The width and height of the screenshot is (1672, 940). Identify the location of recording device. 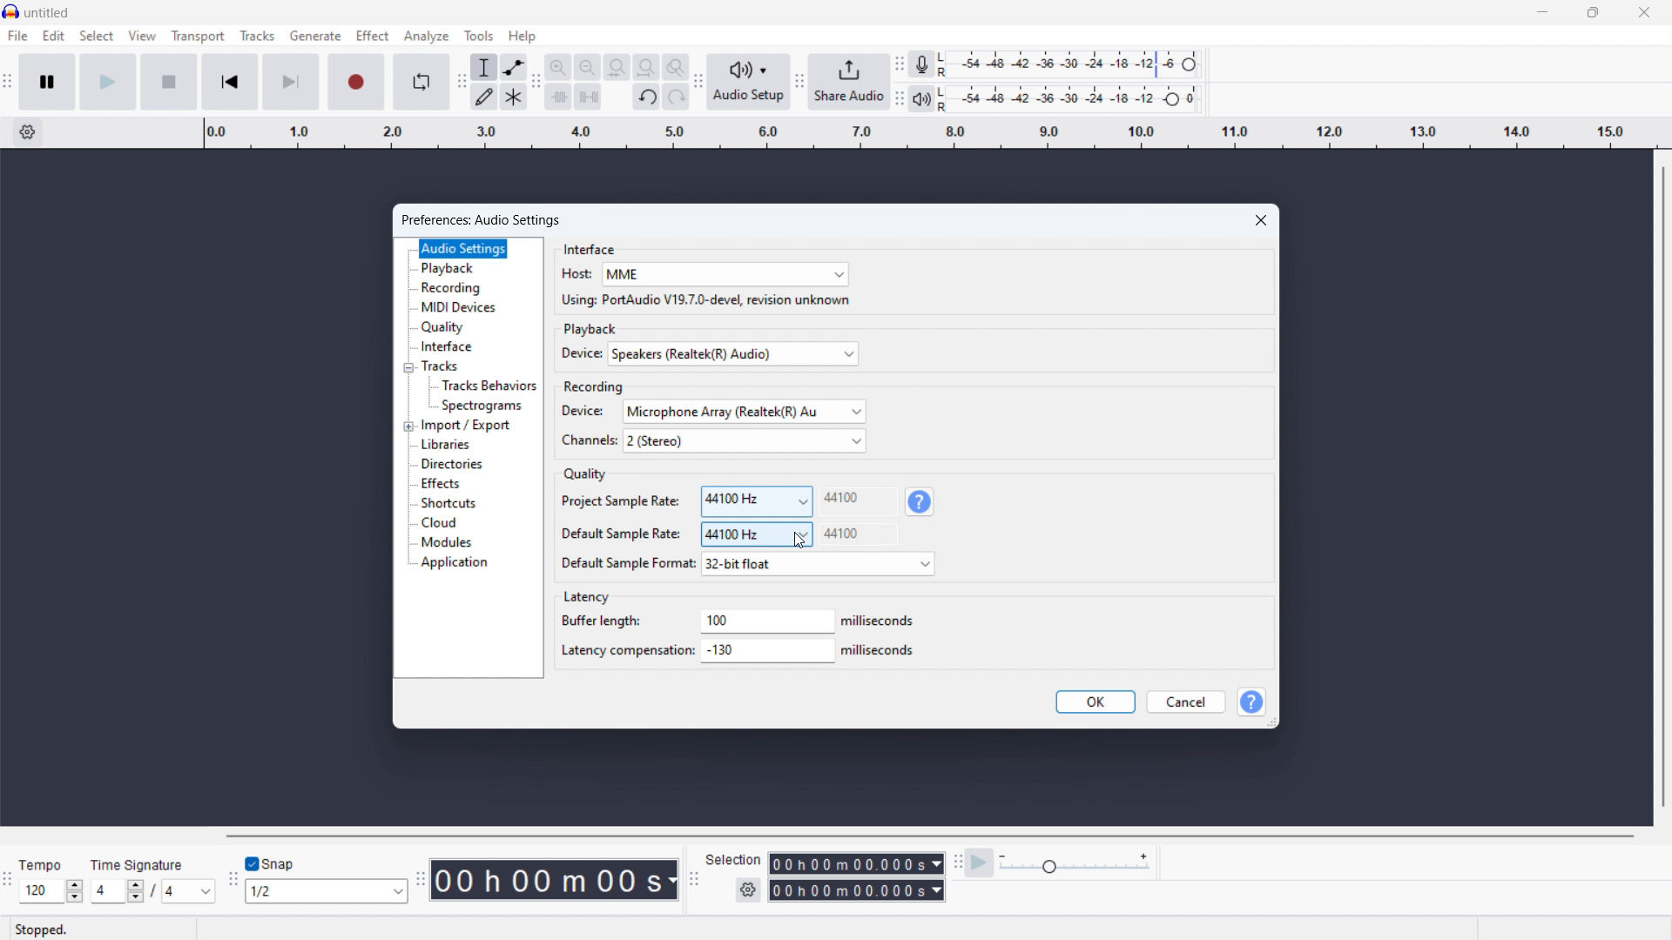
(744, 412).